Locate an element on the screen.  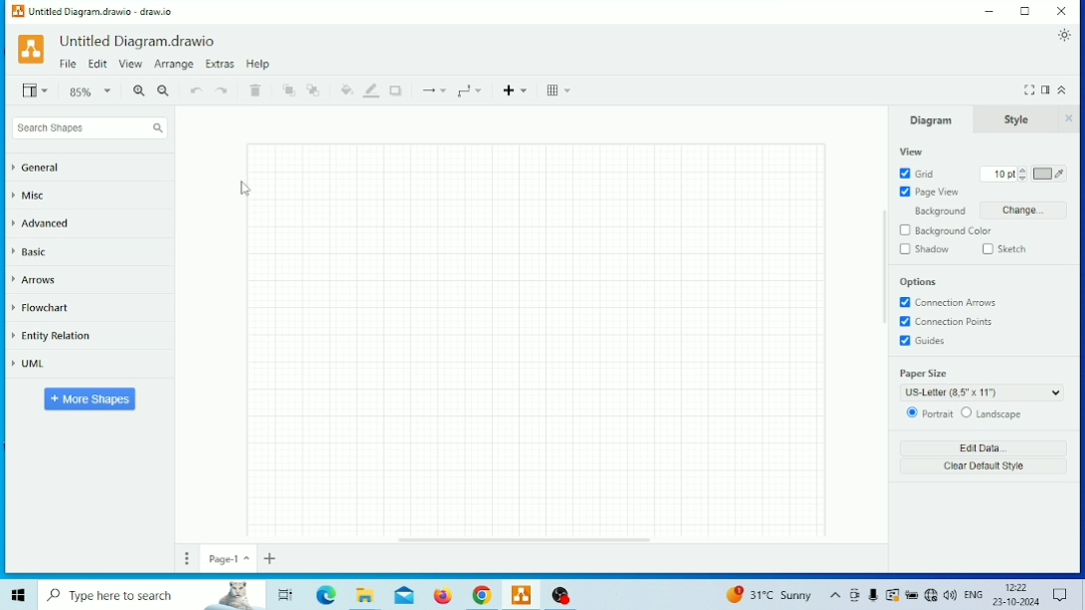
To Back is located at coordinates (314, 90).